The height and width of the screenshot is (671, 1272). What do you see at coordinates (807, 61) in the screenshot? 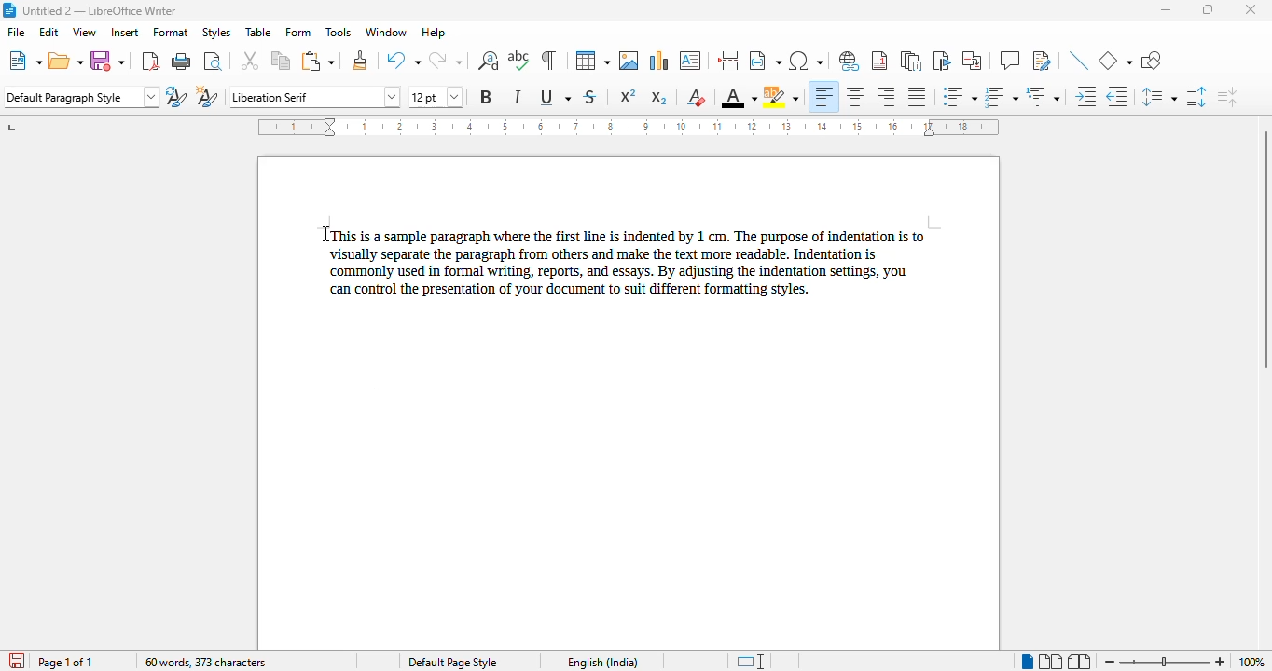
I see `insert special characters` at bounding box center [807, 61].